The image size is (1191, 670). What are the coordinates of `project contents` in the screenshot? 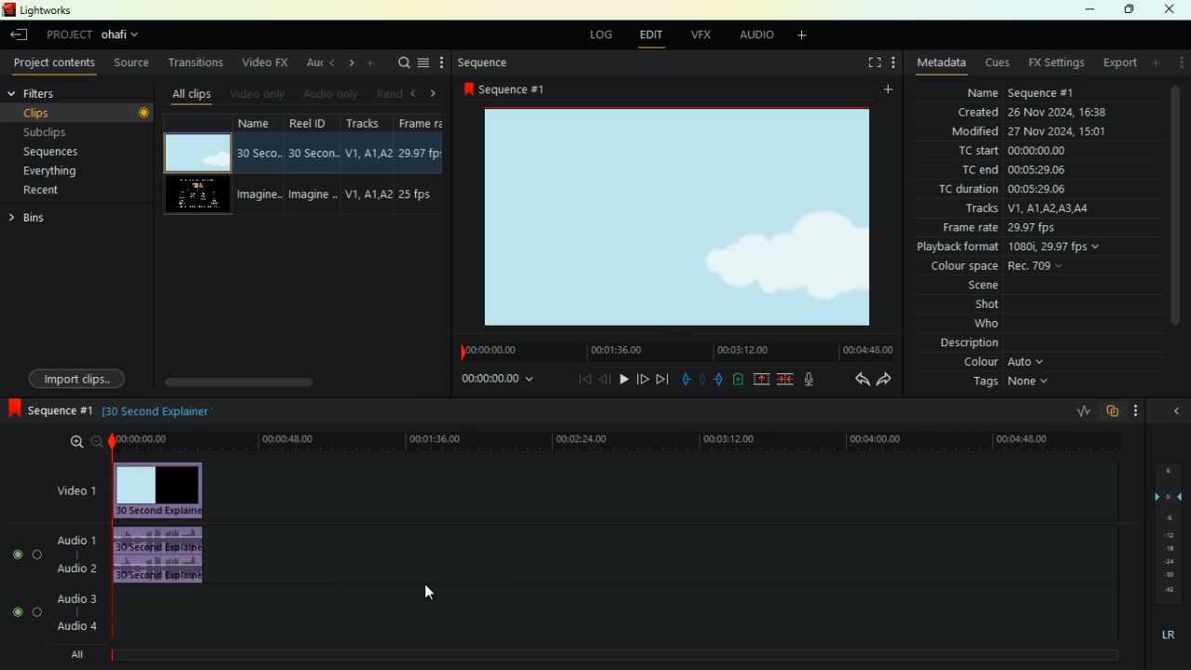 It's located at (55, 63).